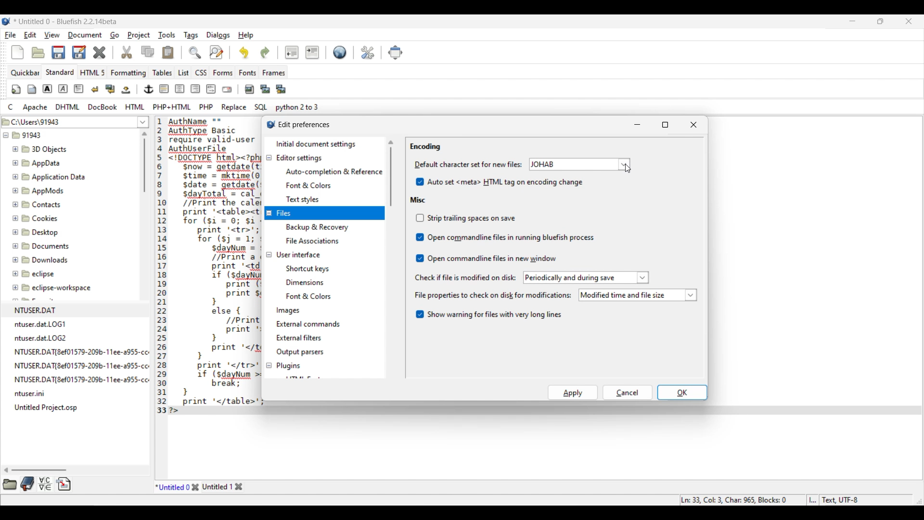 Image resolution: width=924 pixels, height=520 pixels. What do you see at coordinates (368, 52) in the screenshot?
I see `Edit preferences highlighted by cursor` at bounding box center [368, 52].